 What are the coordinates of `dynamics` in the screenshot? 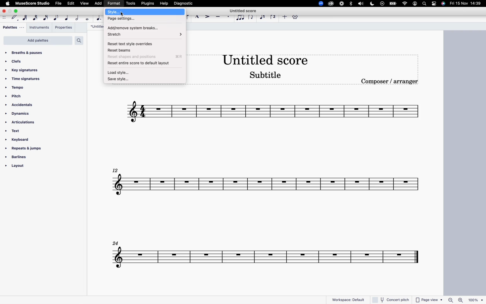 It's located at (19, 114).